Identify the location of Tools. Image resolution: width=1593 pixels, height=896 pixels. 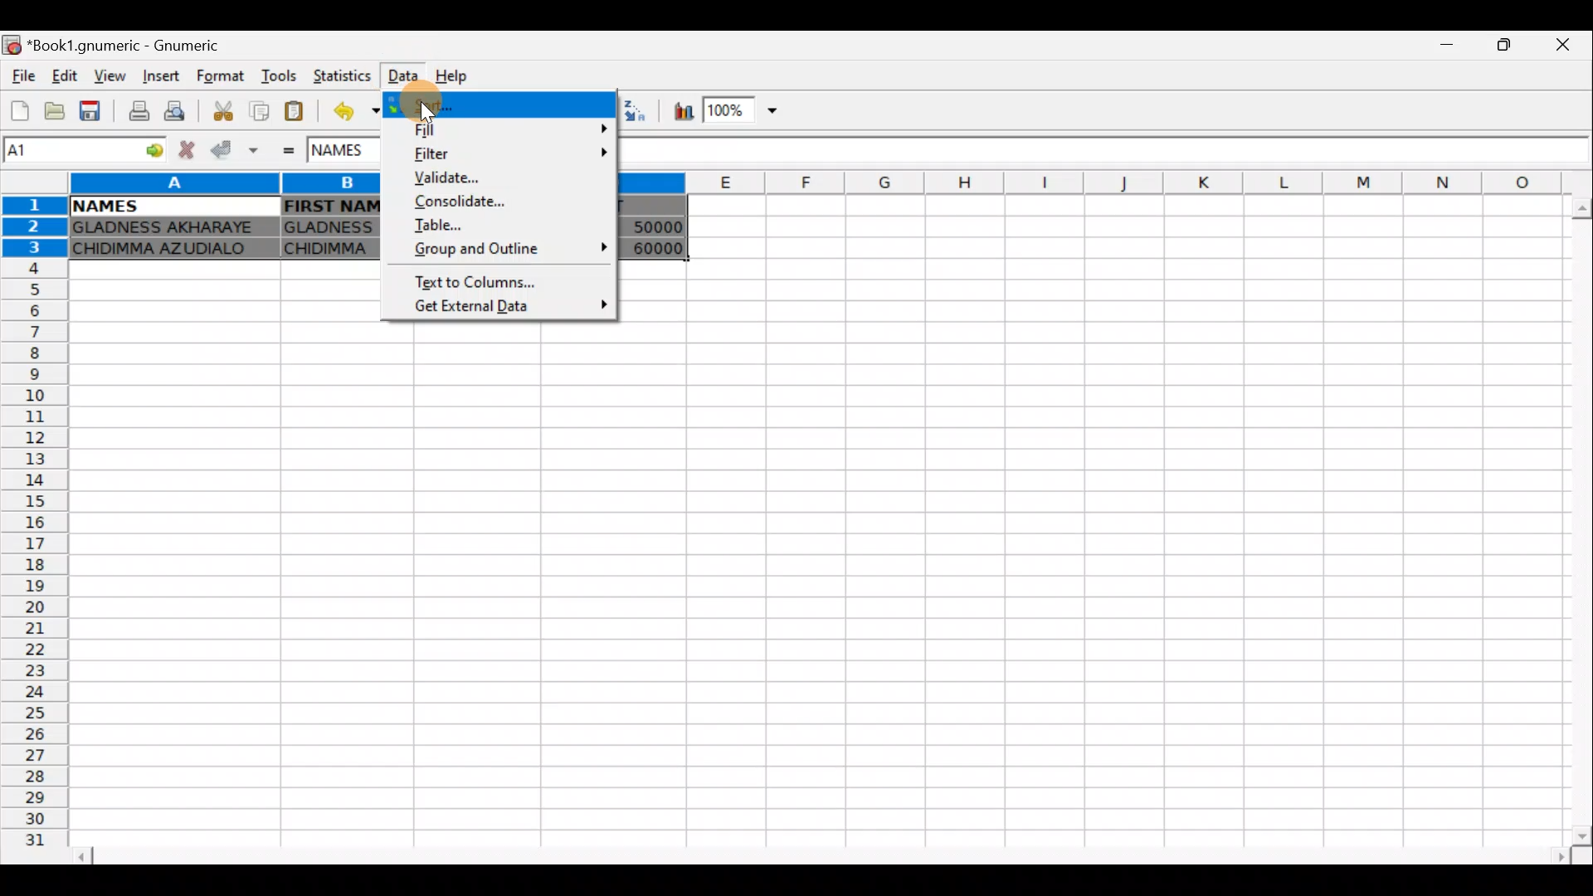
(282, 77).